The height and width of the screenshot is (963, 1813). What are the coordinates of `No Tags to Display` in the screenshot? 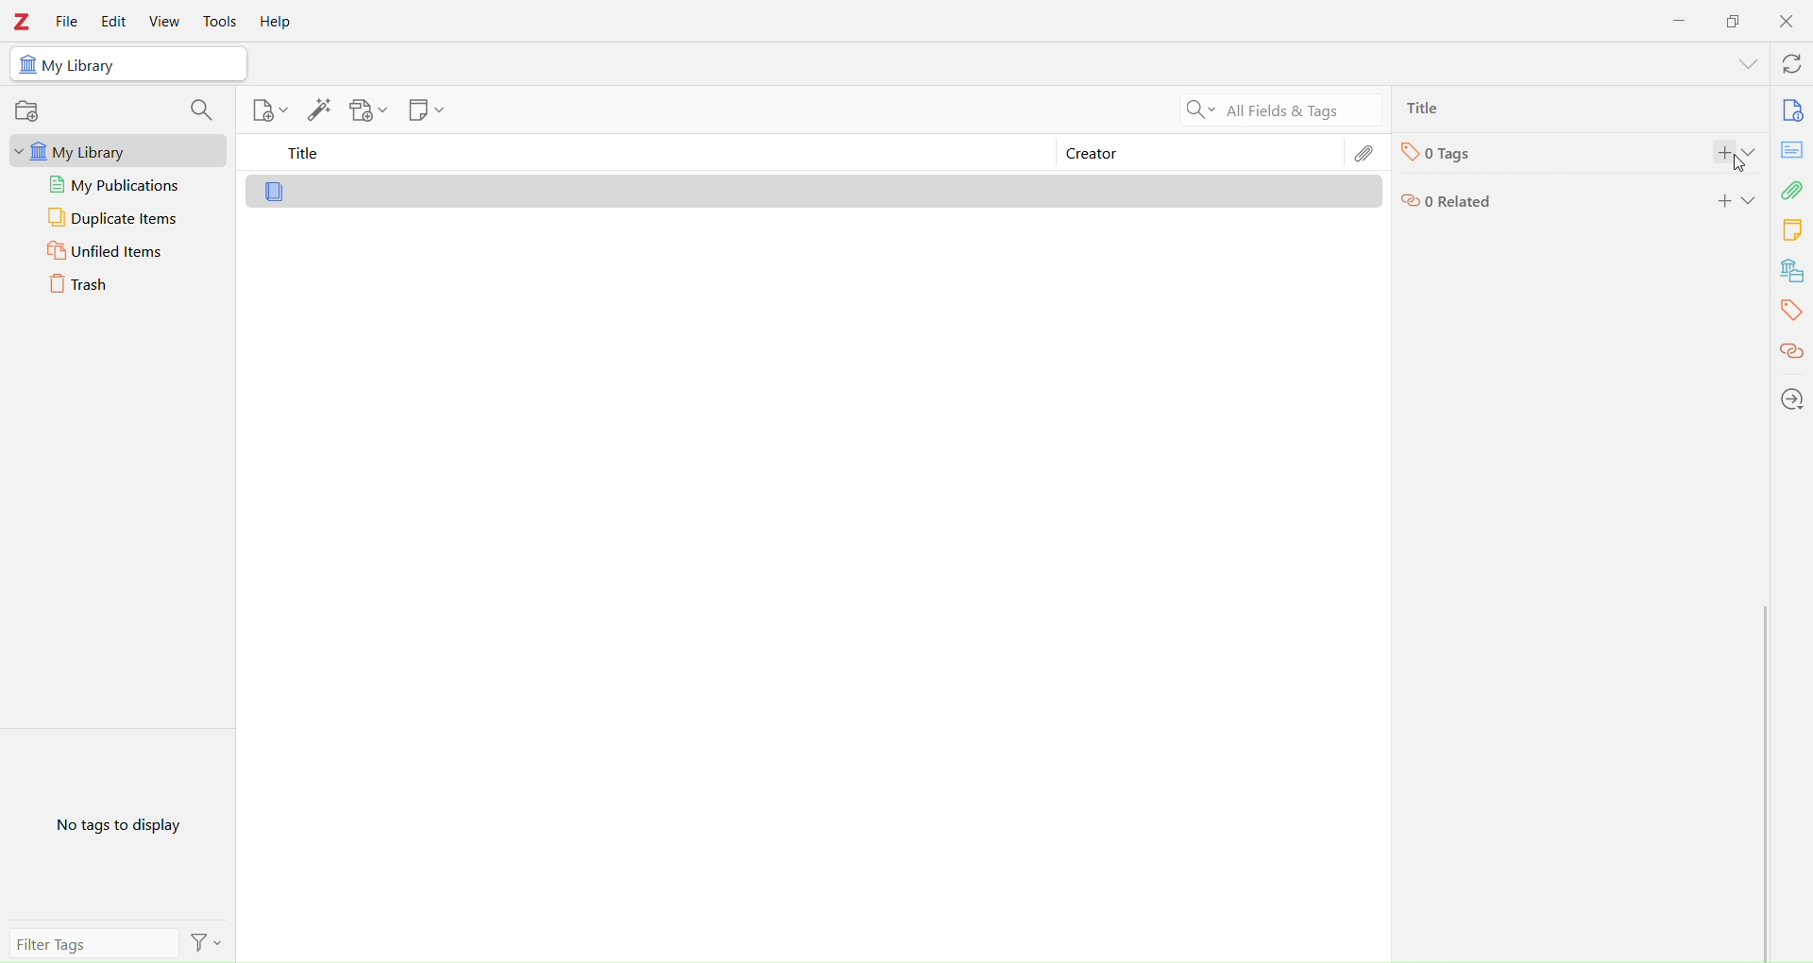 It's located at (127, 826).